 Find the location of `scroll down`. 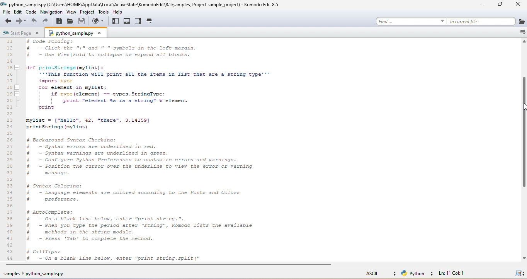

scroll down is located at coordinates (524, 258).